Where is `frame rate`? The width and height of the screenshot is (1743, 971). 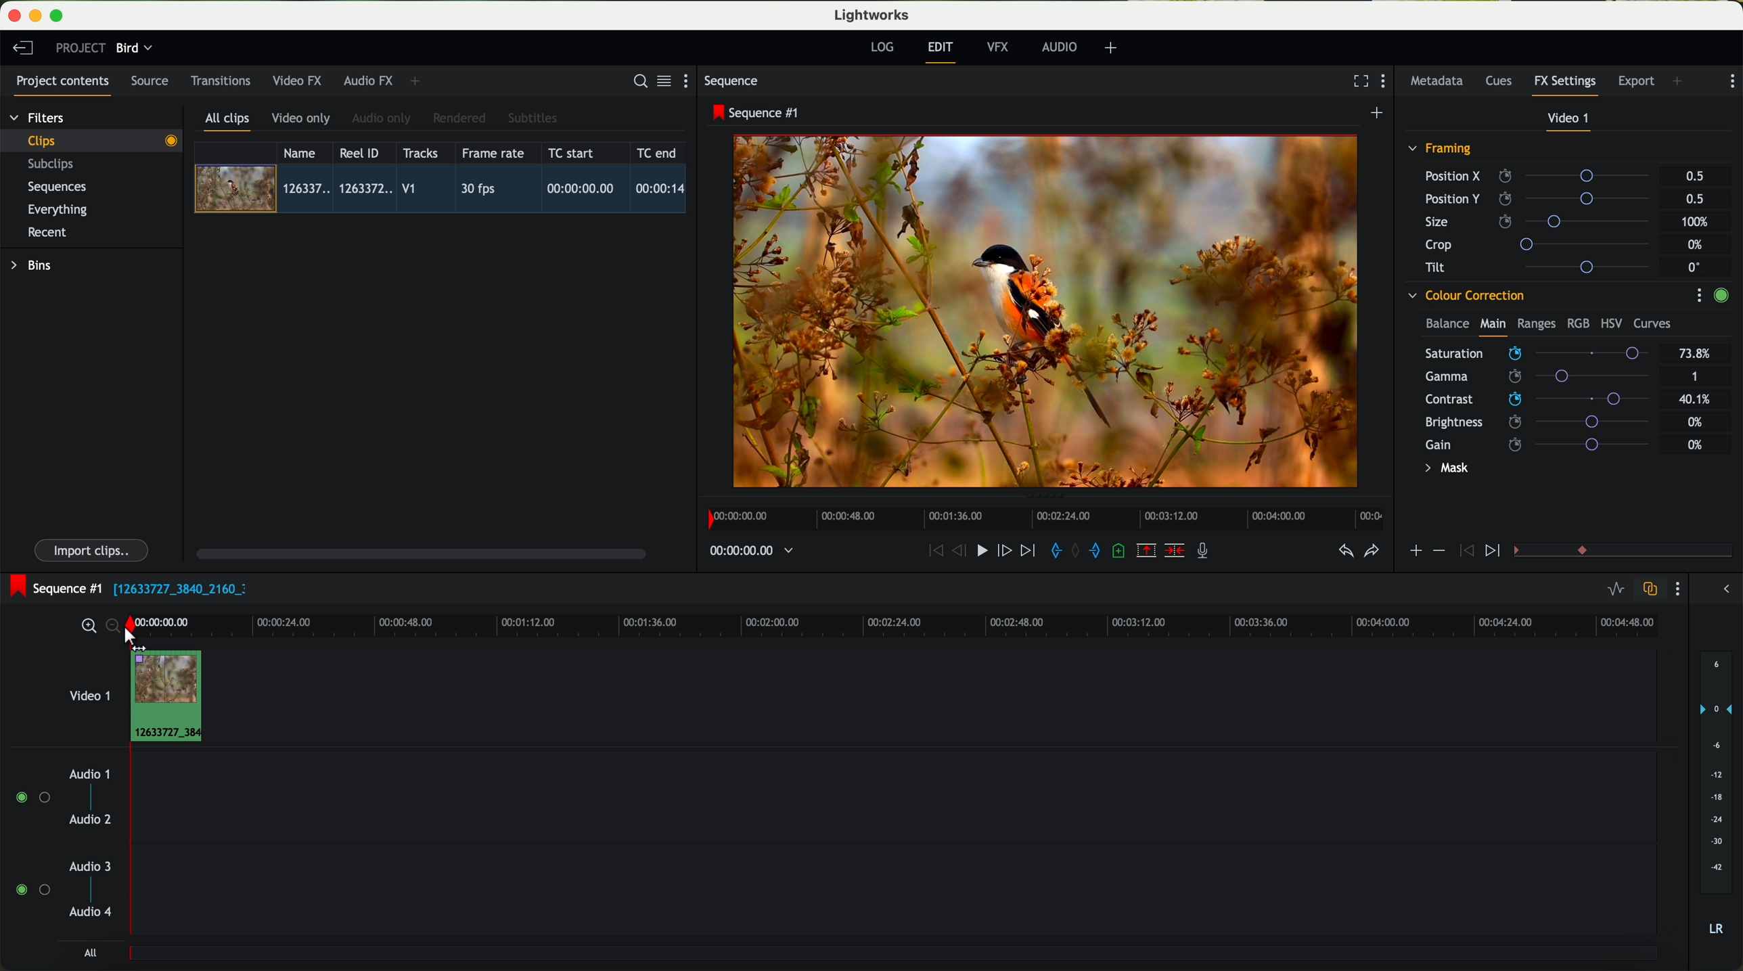
frame rate is located at coordinates (493, 154).